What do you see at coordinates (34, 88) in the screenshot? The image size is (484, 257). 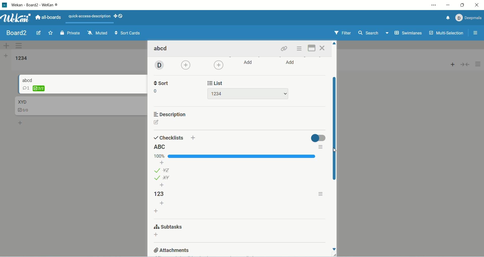 I see `checklist` at bounding box center [34, 88].